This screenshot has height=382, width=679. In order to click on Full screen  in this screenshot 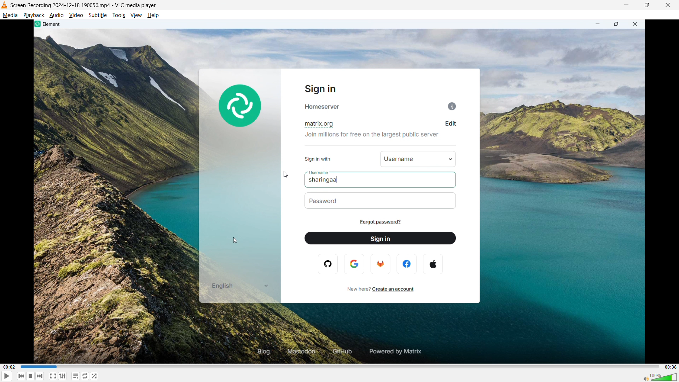, I will do `click(56, 376)`.